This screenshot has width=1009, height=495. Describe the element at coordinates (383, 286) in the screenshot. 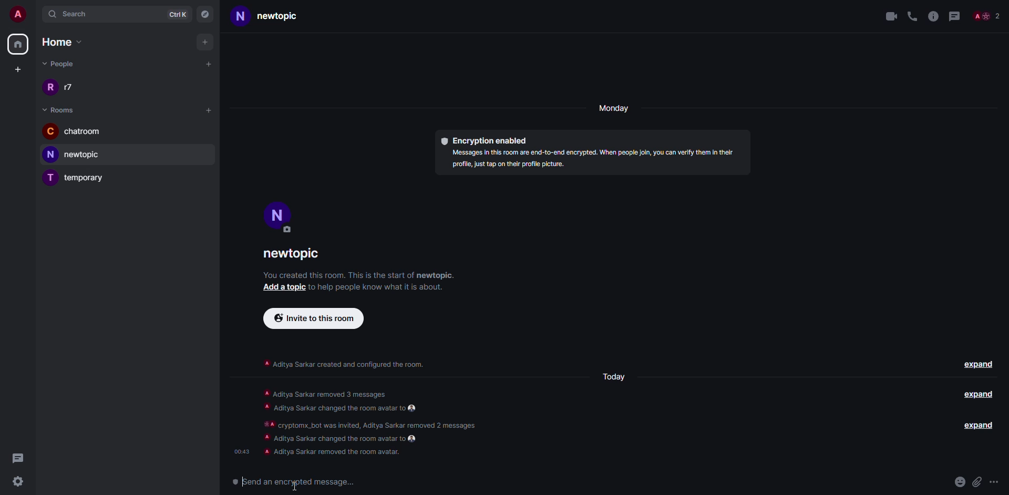

I see `s to help people know what it is about.` at that location.